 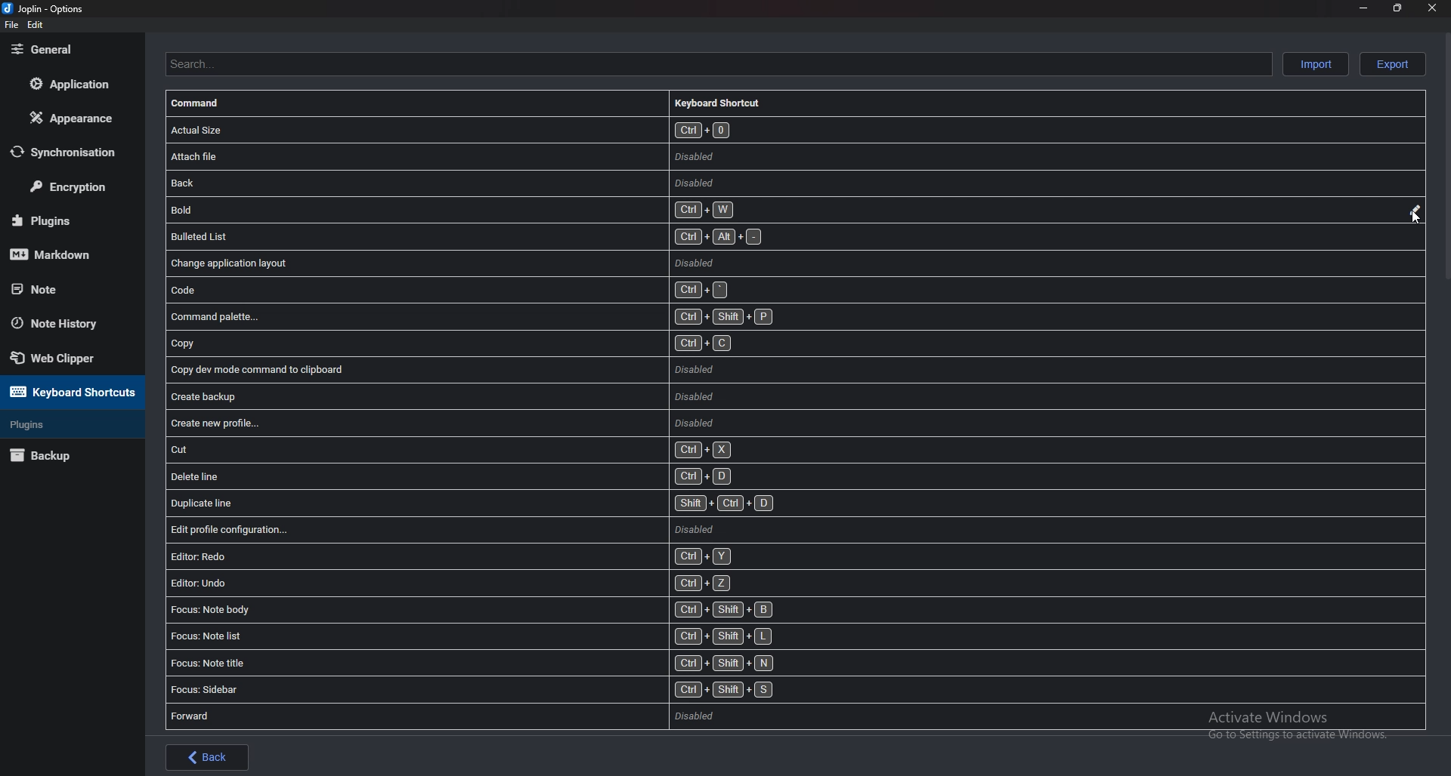 What do you see at coordinates (63, 219) in the screenshot?
I see `Plugins` at bounding box center [63, 219].